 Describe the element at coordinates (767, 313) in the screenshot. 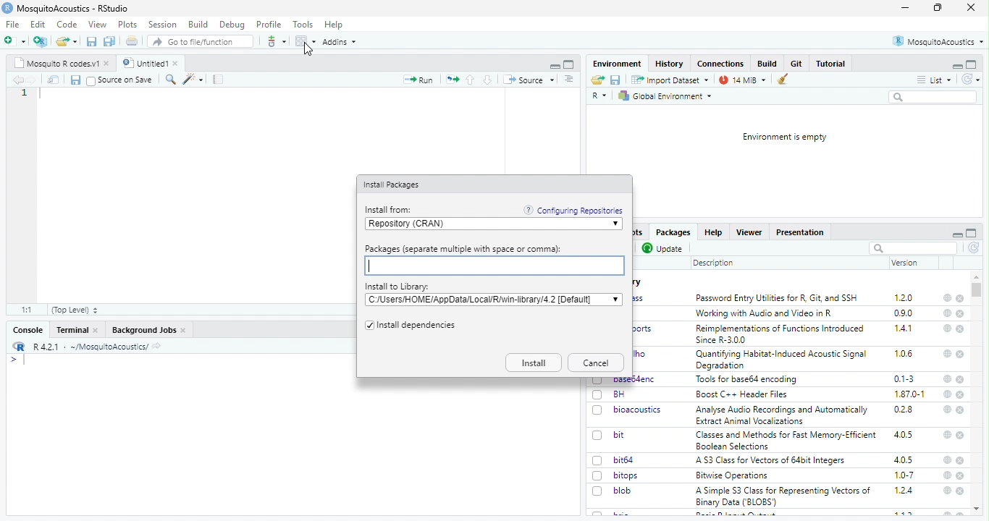

I see `‘Working with Audio and Video in R` at that location.